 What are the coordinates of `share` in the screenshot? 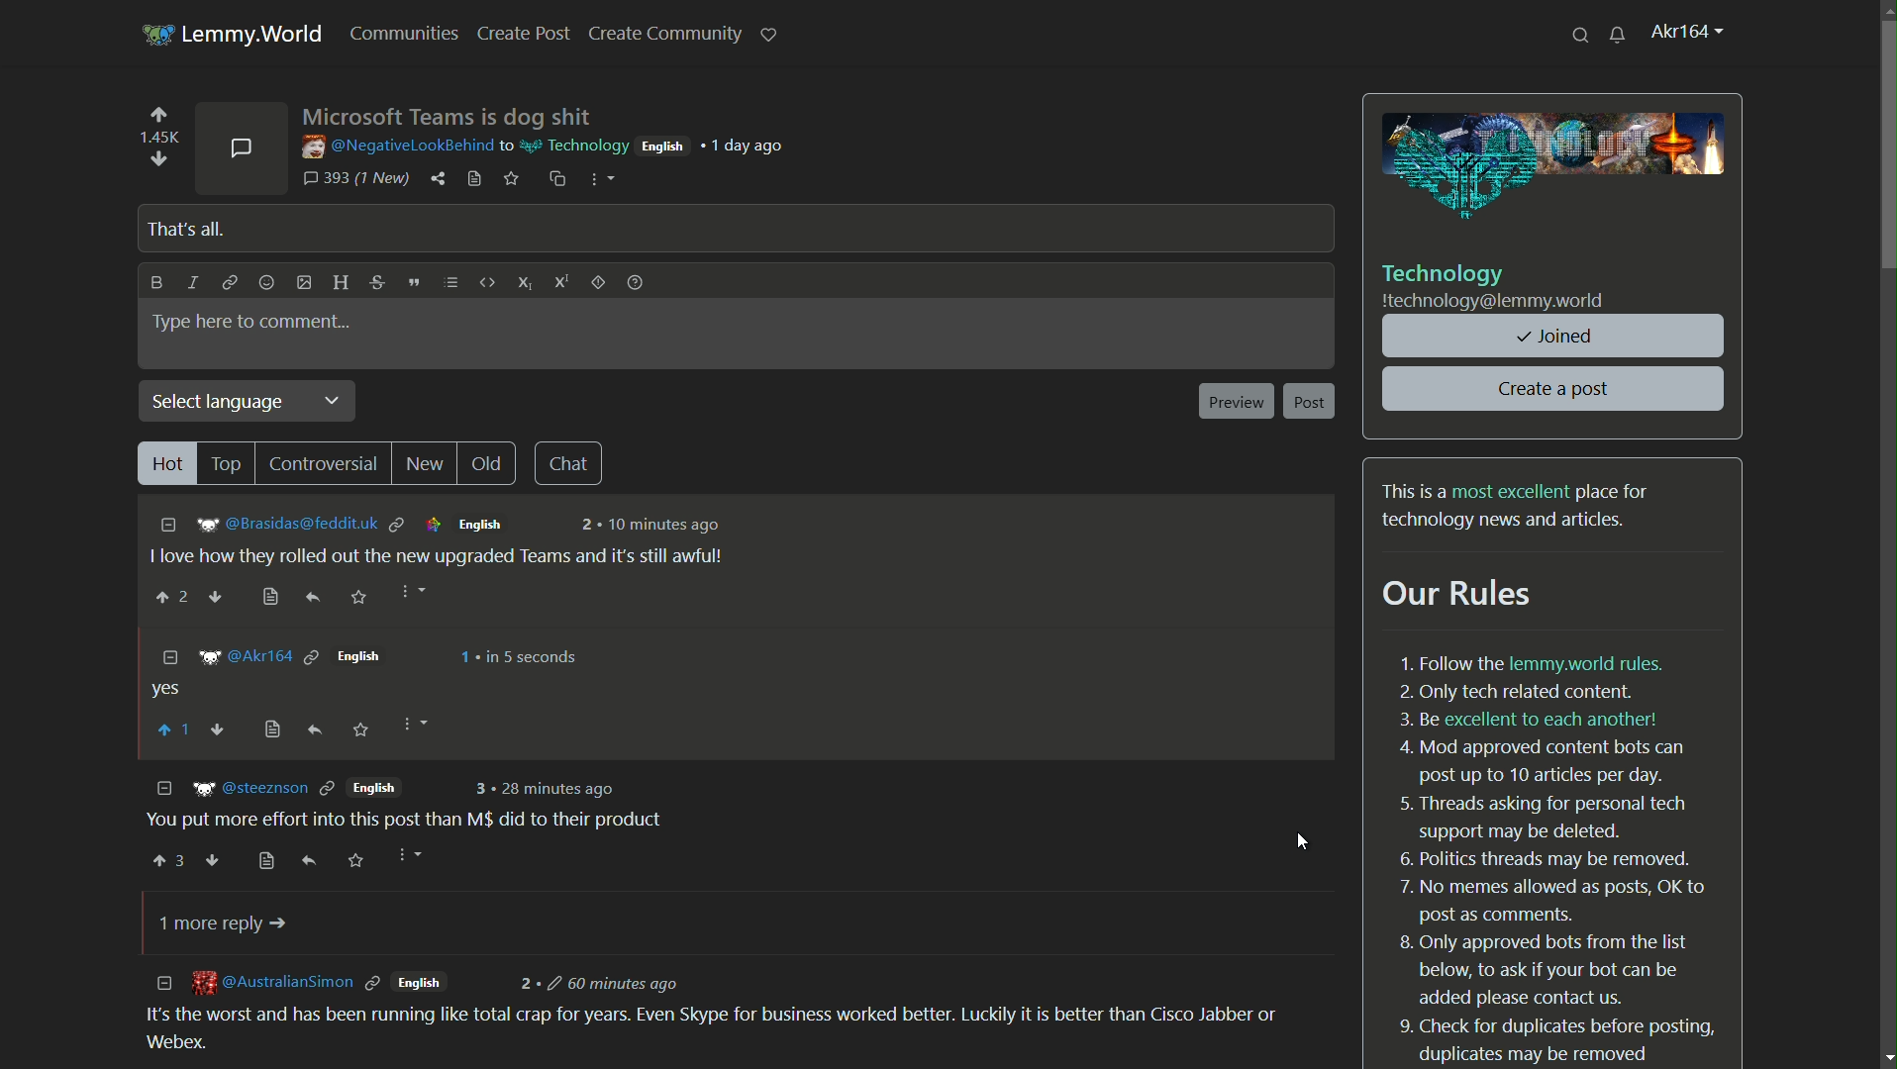 It's located at (440, 179).